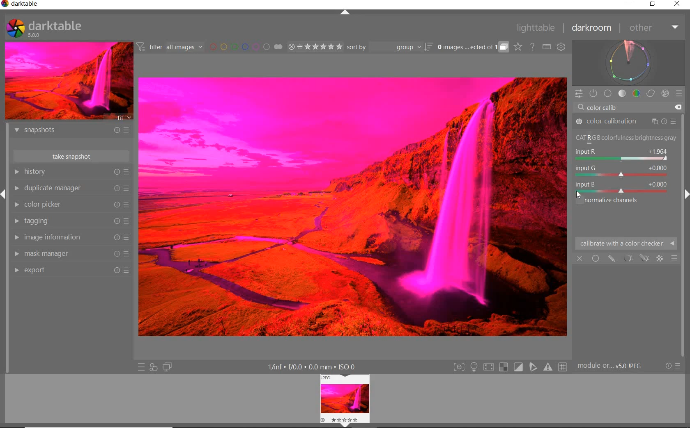 The height and width of the screenshot is (428, 690). I want to click on DELETE, so click(678, 107).